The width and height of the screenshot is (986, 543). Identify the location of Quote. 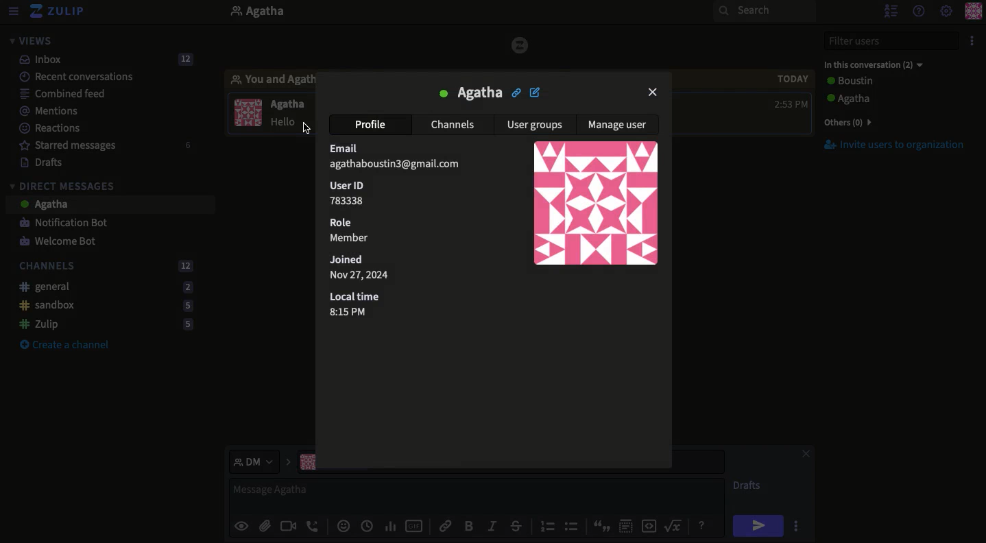
(603, 525).